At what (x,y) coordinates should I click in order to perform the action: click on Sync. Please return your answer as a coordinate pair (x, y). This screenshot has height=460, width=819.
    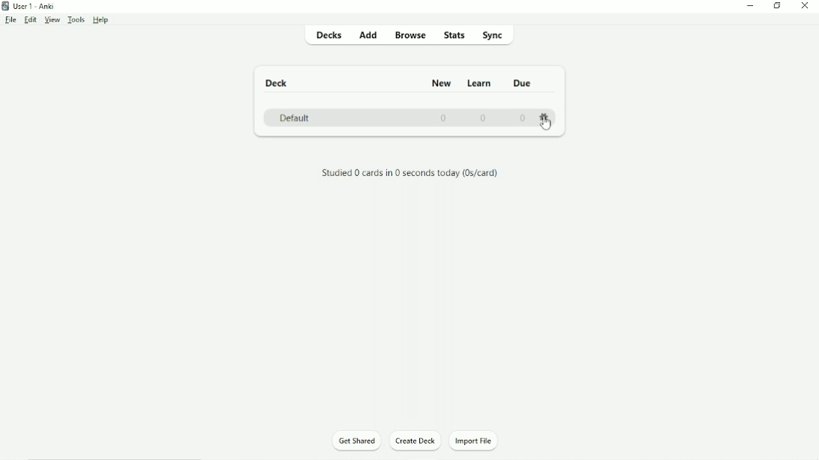
    Looking at the image, I should click on (495, 36).